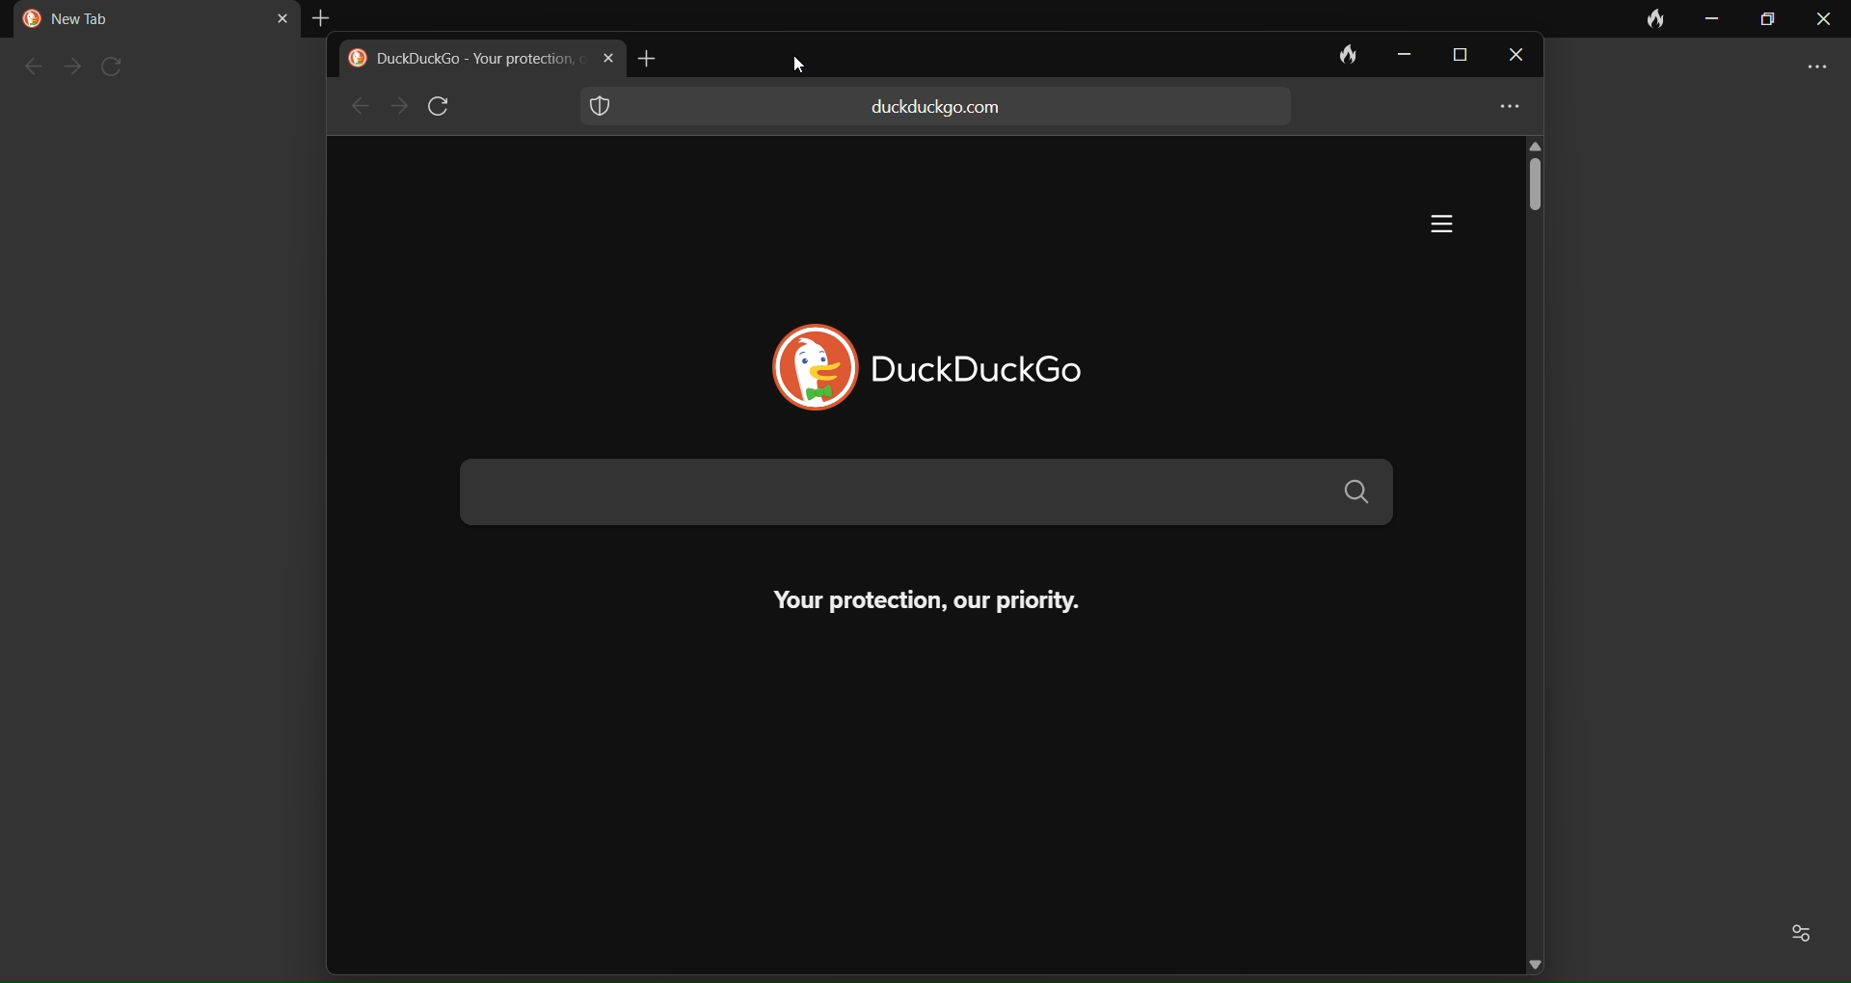 This screenshot has width=1851, height=983. I want to click on New Tab, so click(86, 19).